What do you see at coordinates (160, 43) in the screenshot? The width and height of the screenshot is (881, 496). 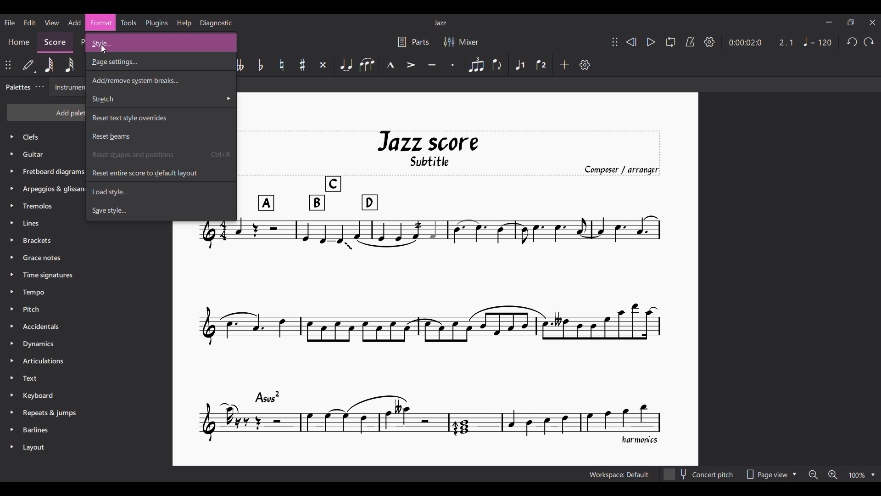 I see `Style, highlighted by cursor` at bounding box center [160, 43].